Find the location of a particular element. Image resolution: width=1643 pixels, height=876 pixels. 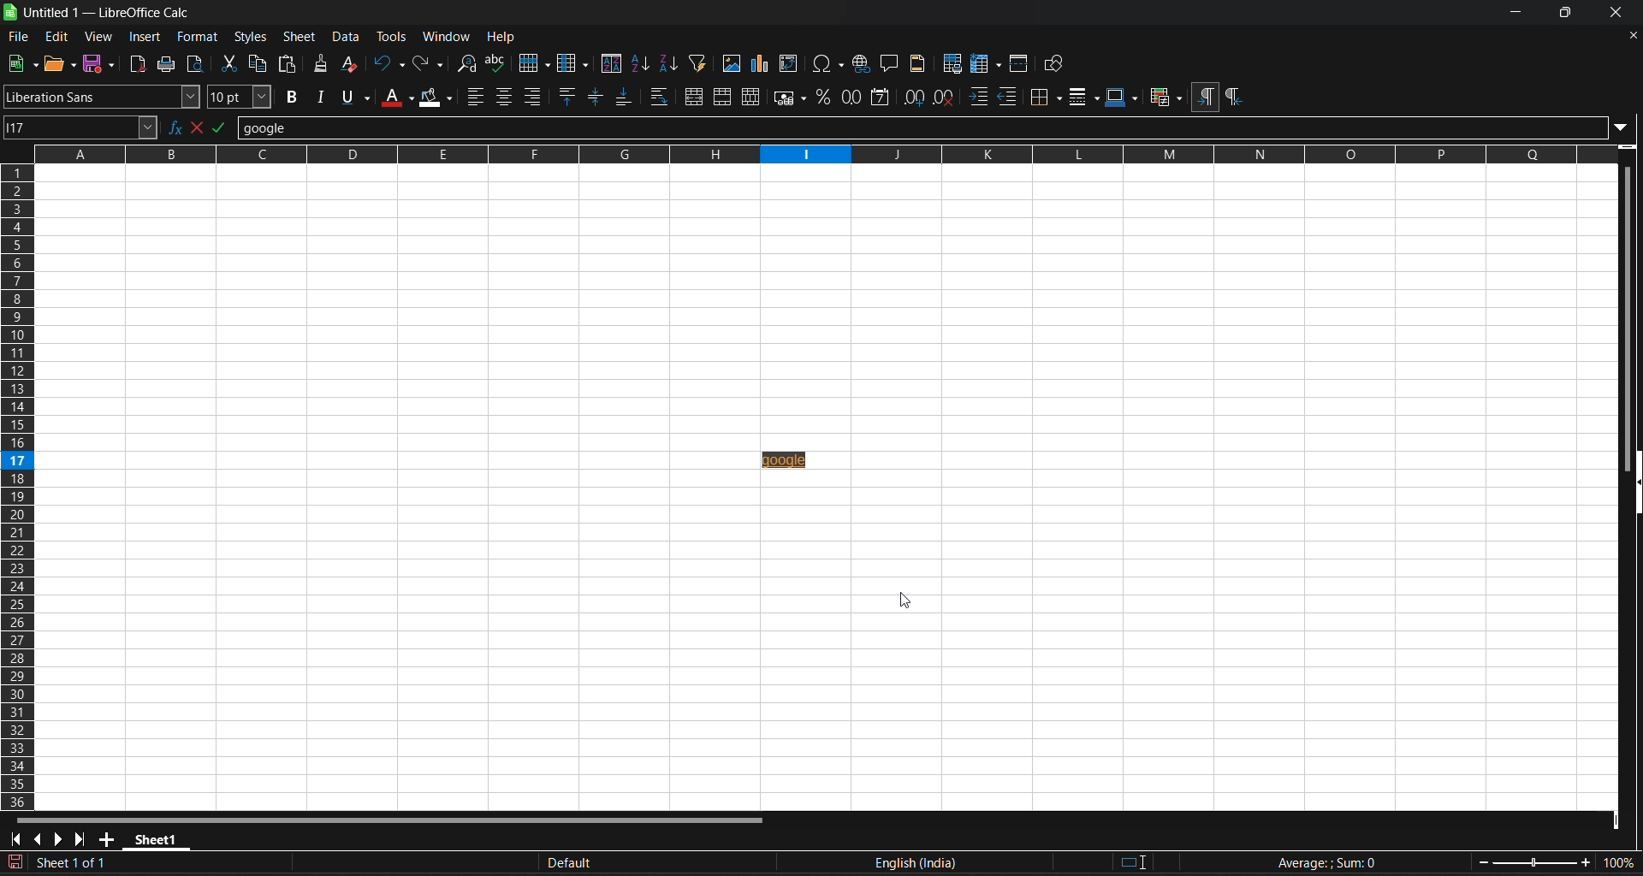

columns is located at coordinates (19, 488).